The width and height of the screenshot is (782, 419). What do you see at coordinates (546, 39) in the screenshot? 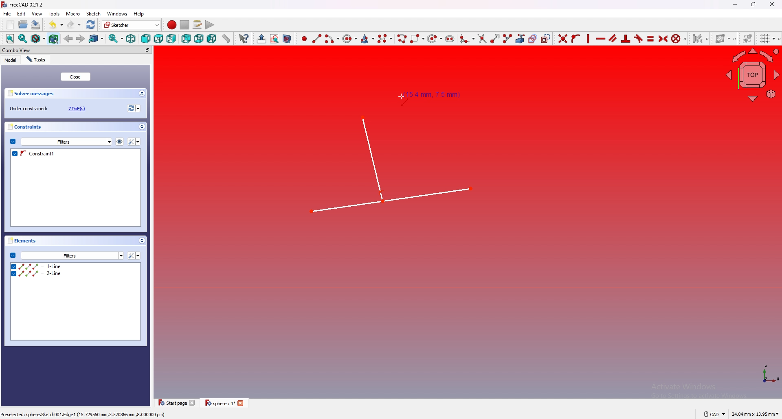
I see `Toggle construction geometry` at bounding box center [546, 39].